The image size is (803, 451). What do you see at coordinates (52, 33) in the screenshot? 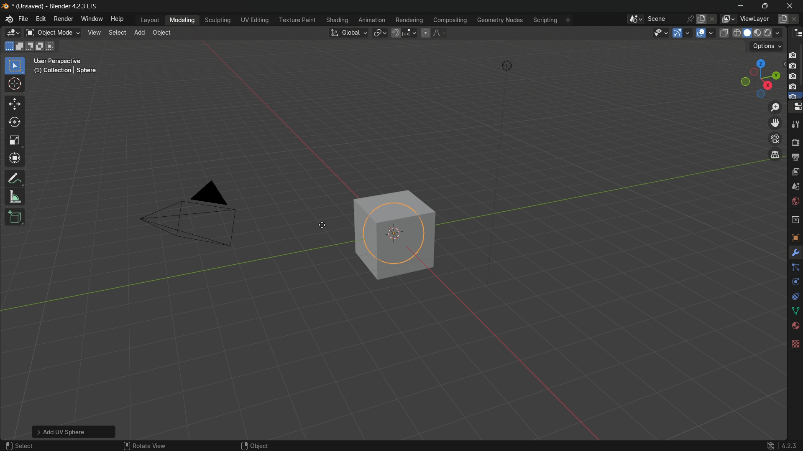
I see `switch mode` at bounding box center [52, 33].